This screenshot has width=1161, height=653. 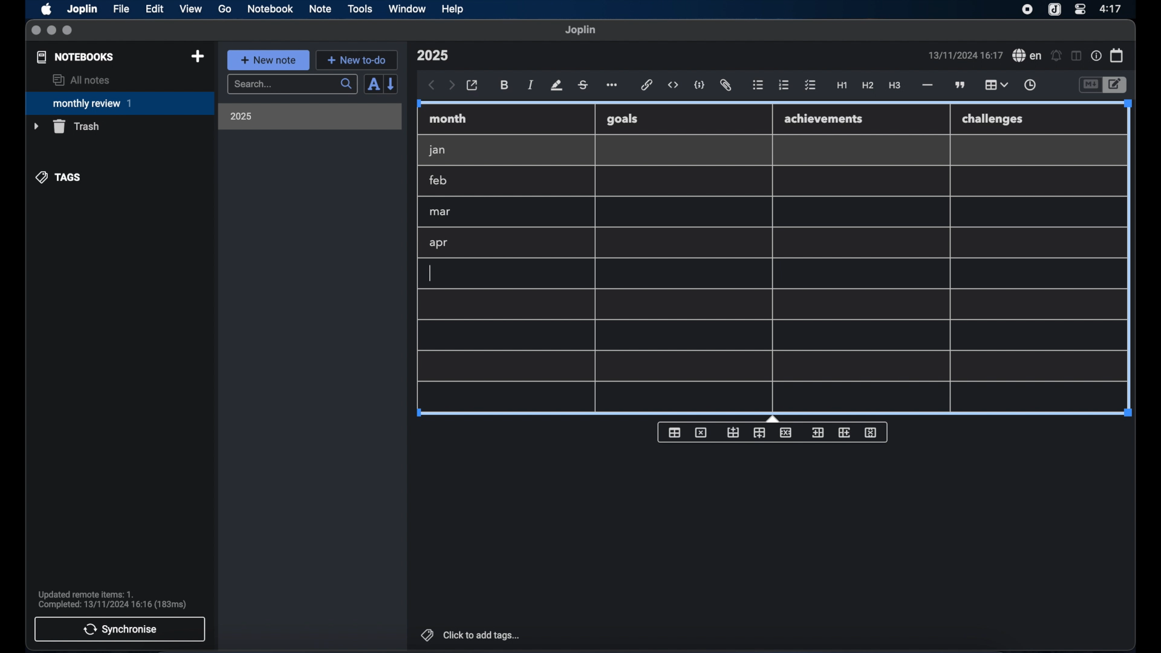 I want to click on check  list, so click(x=810, y=86).